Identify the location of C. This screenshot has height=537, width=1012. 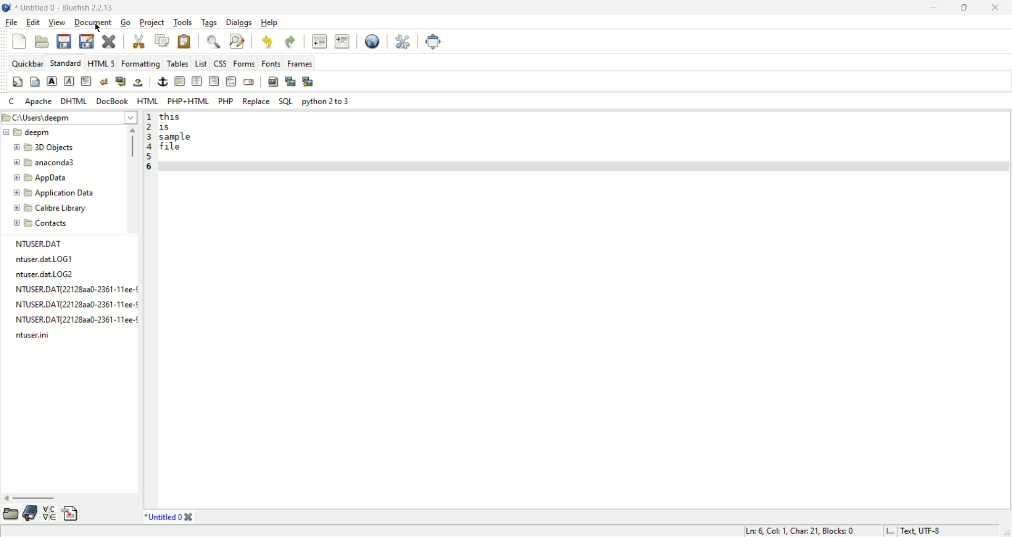
(11, 102).